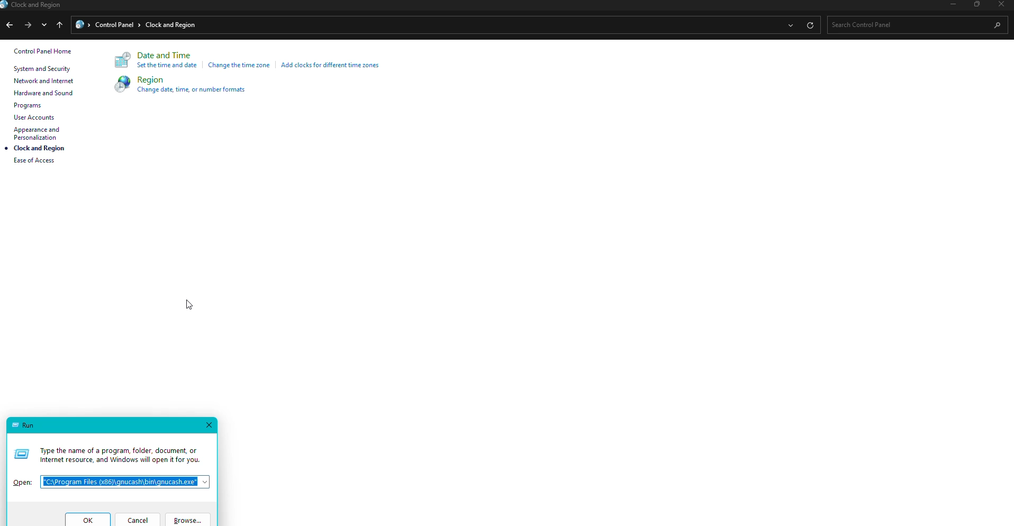  I want to click on Network and internet, so click(44, 83).